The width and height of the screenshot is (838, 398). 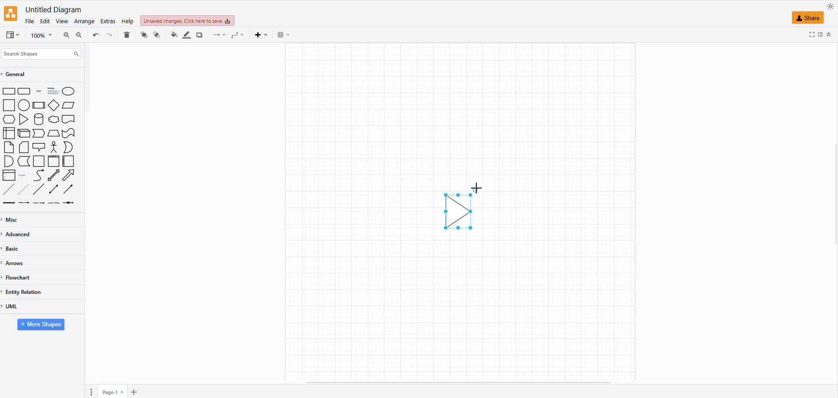 I want to click on Two sided arrow, so click(x=53, y=189).